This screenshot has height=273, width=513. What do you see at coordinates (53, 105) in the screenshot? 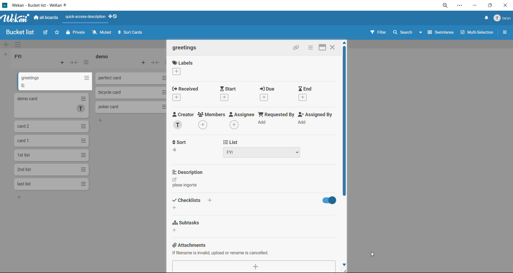
I see `cards` at bounding box center [53, 105].